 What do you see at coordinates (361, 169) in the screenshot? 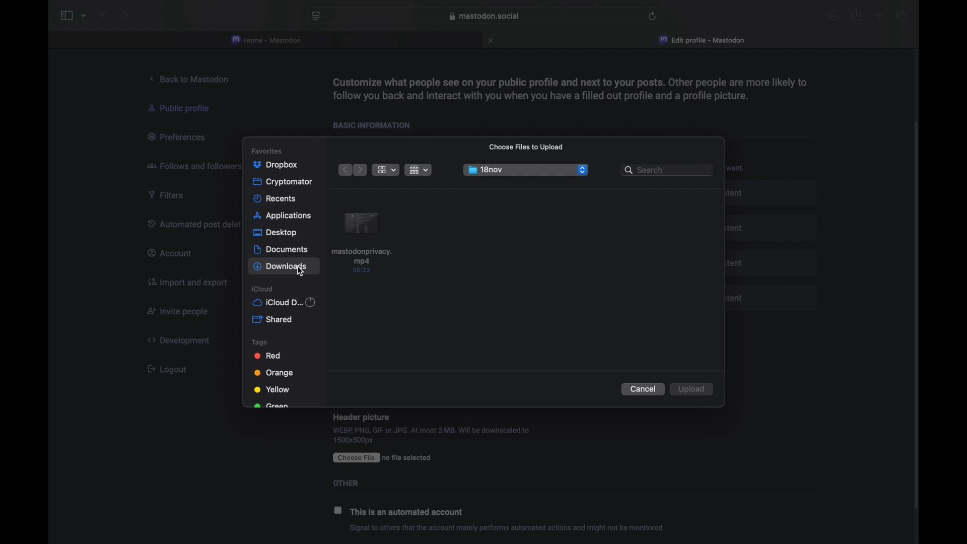
I see `next` at bounding box center [361, 169].